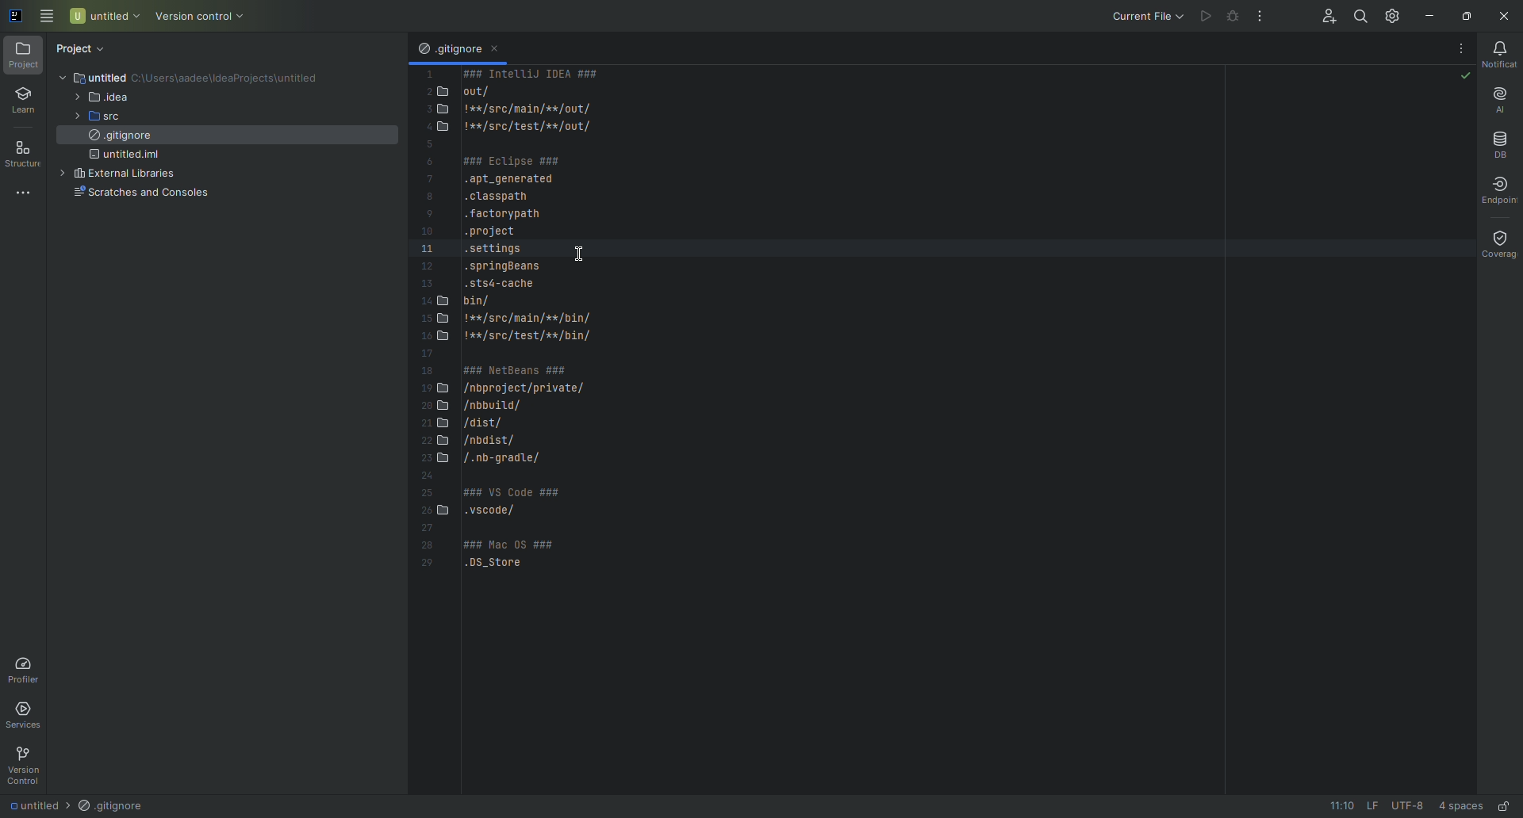 The width and height of the screenshot is (1523, 818). What do you see at coordinates (1503, 55) in the screenshot?
I see `Notifications` at bounding box center [1503, 55].